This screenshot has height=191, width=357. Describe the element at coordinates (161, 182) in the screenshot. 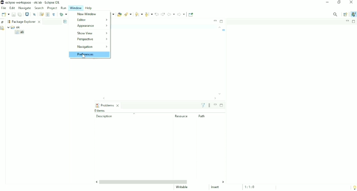

I see `Horizontal scrollbar` at that location.